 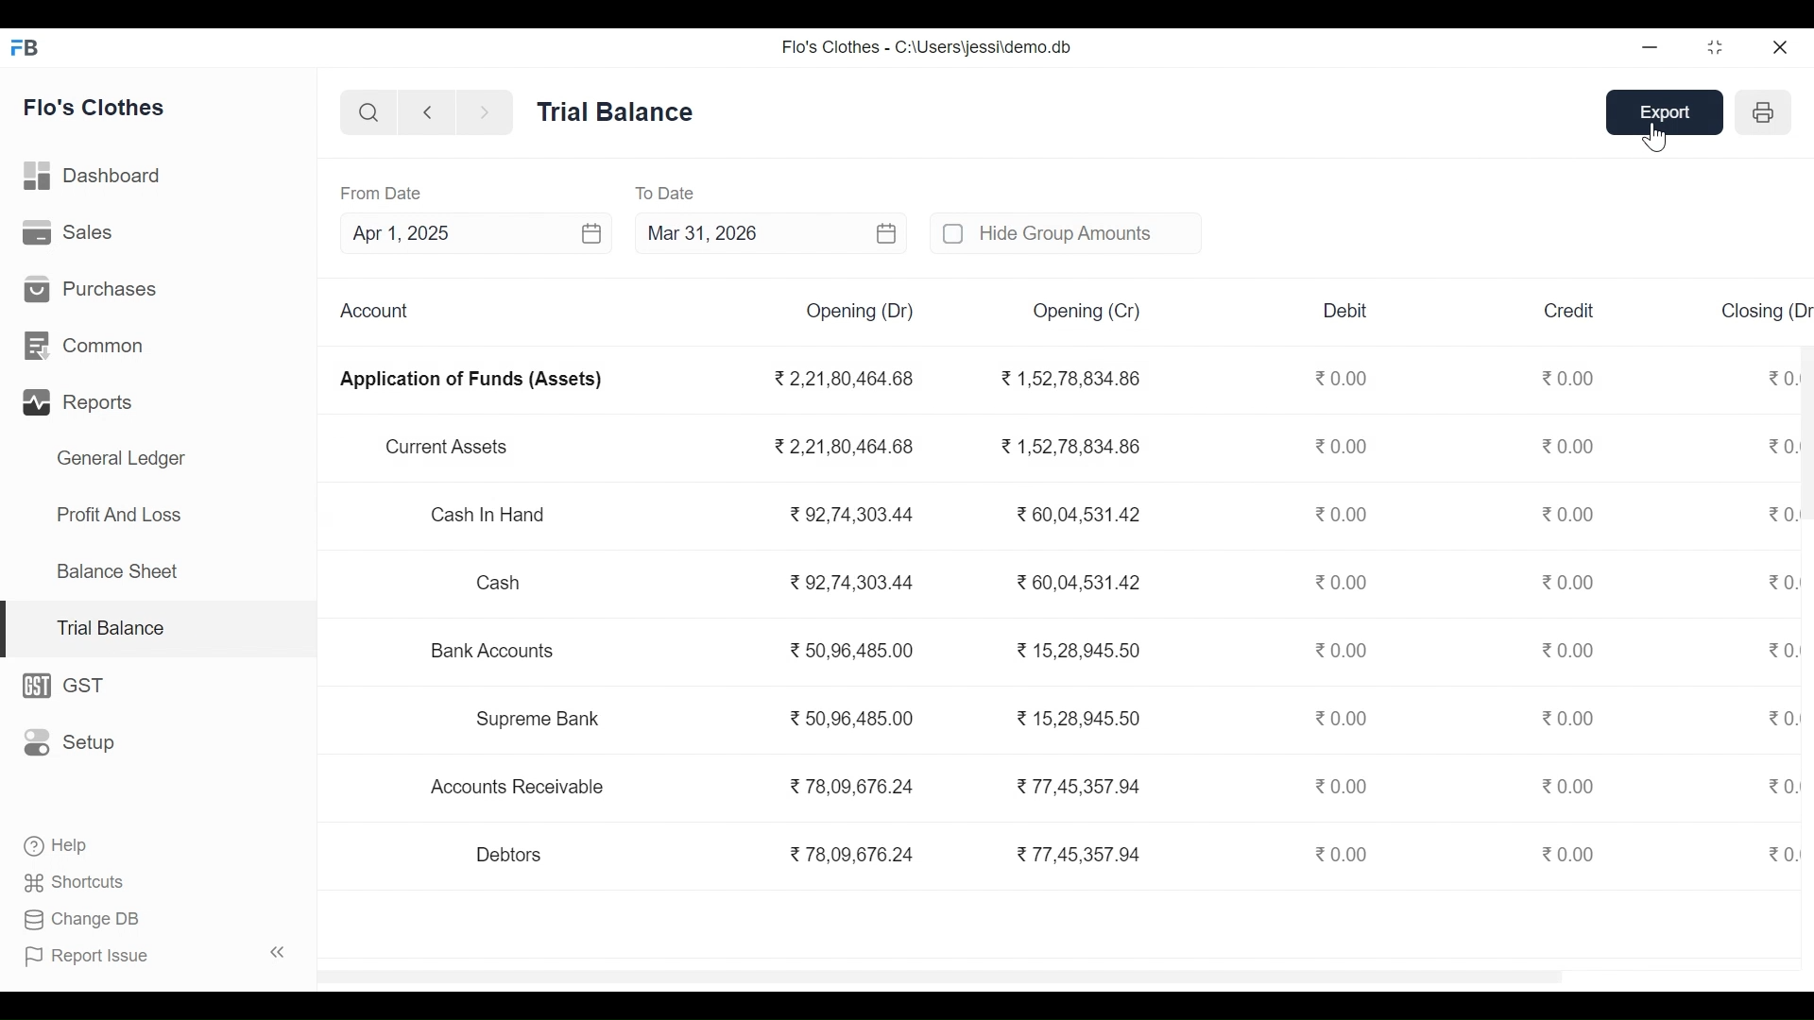 What do you see at coordinates (82, 400) in the screenshot?
I see `Reparts` at bounding box center [82, 400].